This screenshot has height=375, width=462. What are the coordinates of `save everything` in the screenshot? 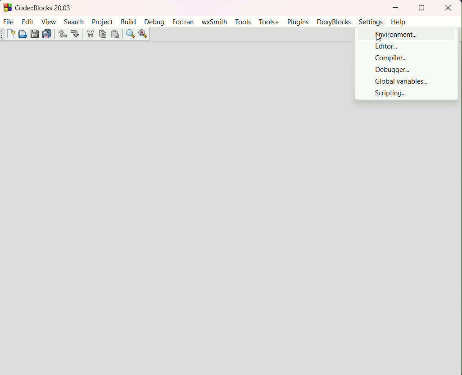 It's located at (47, 34).